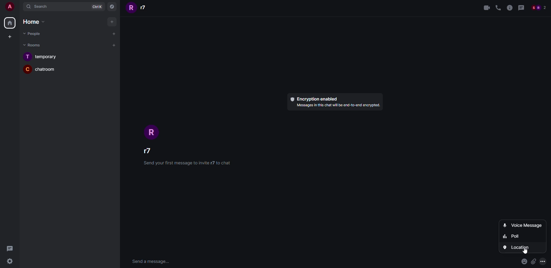  I want to click on text, so click(337, 106).